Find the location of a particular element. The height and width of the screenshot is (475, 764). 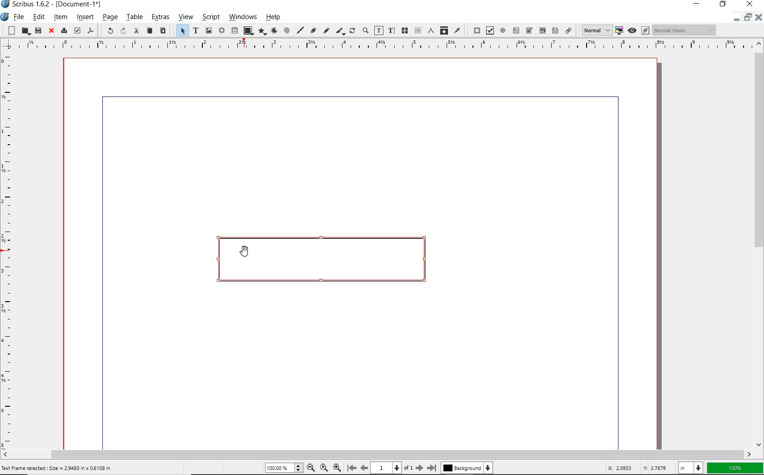

Text Frame selected : Size = 2.9480 in x 0.6108 in is located at coordinates (58, 468).